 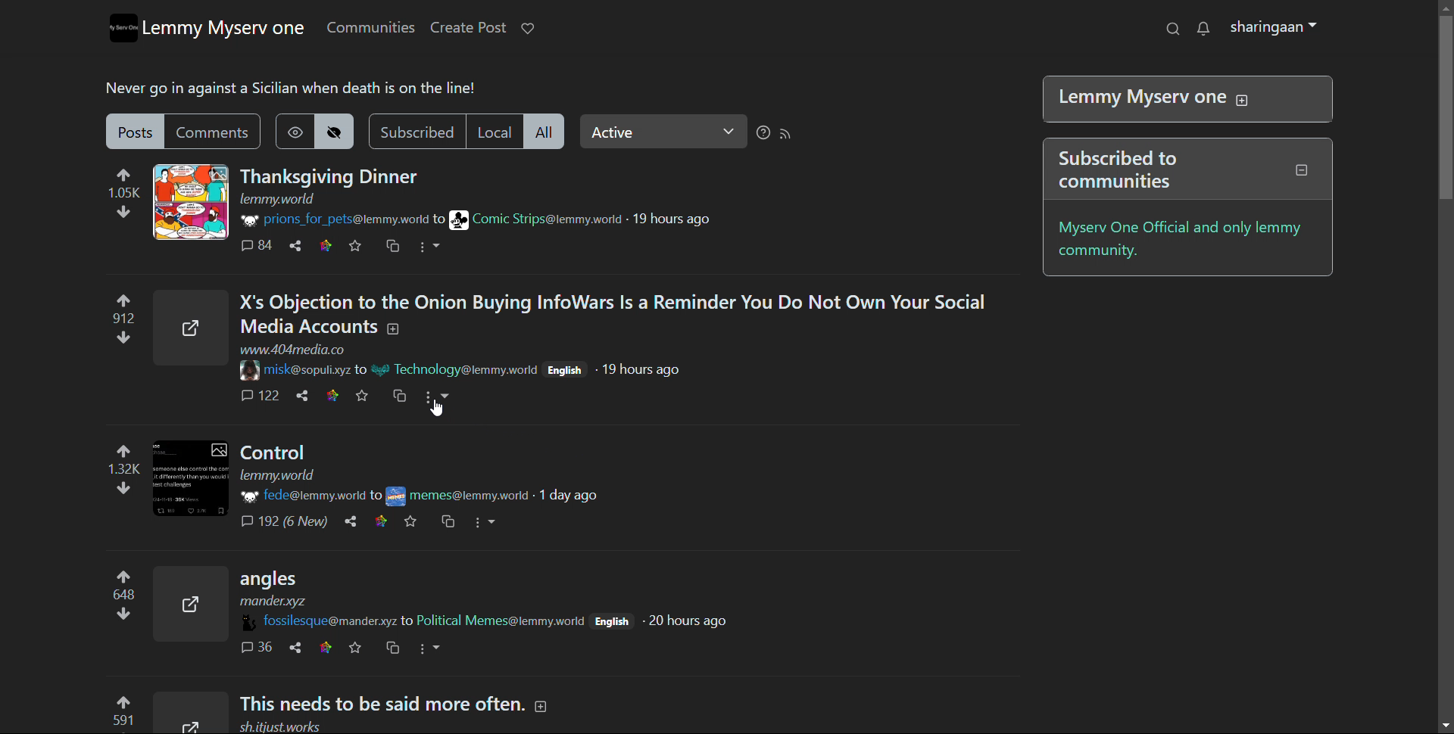 I want to click on community, so click(x=499, y=620).